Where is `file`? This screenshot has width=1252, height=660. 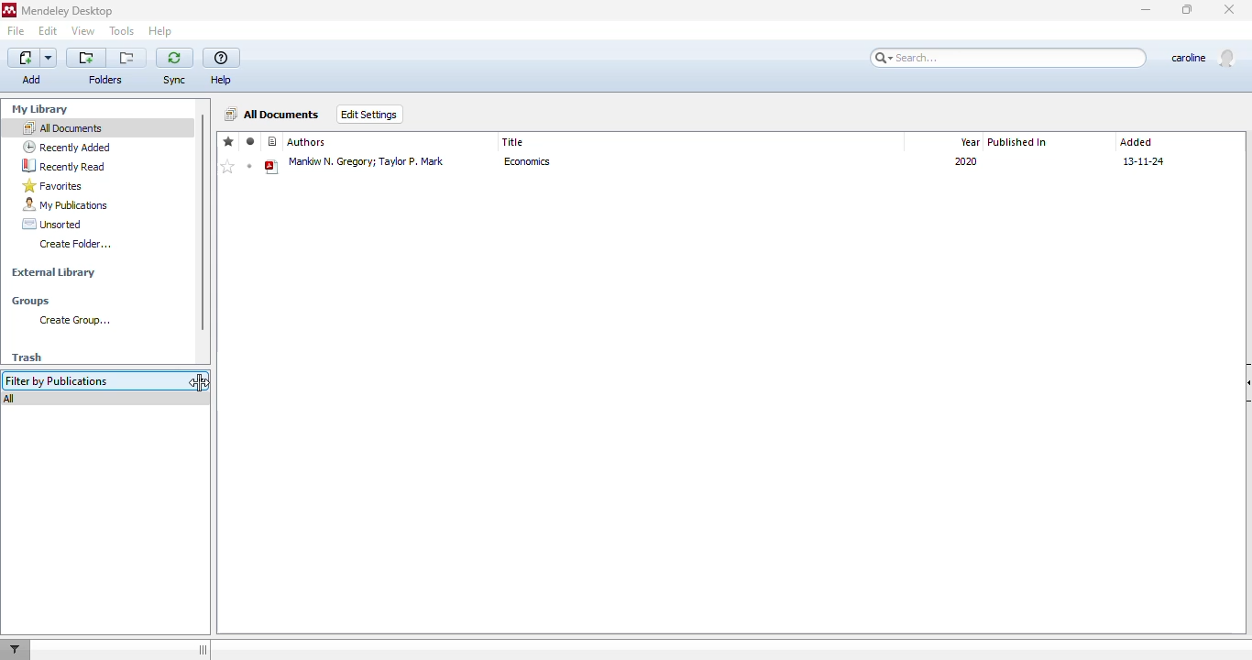
file is located at coordinates (16, 30).